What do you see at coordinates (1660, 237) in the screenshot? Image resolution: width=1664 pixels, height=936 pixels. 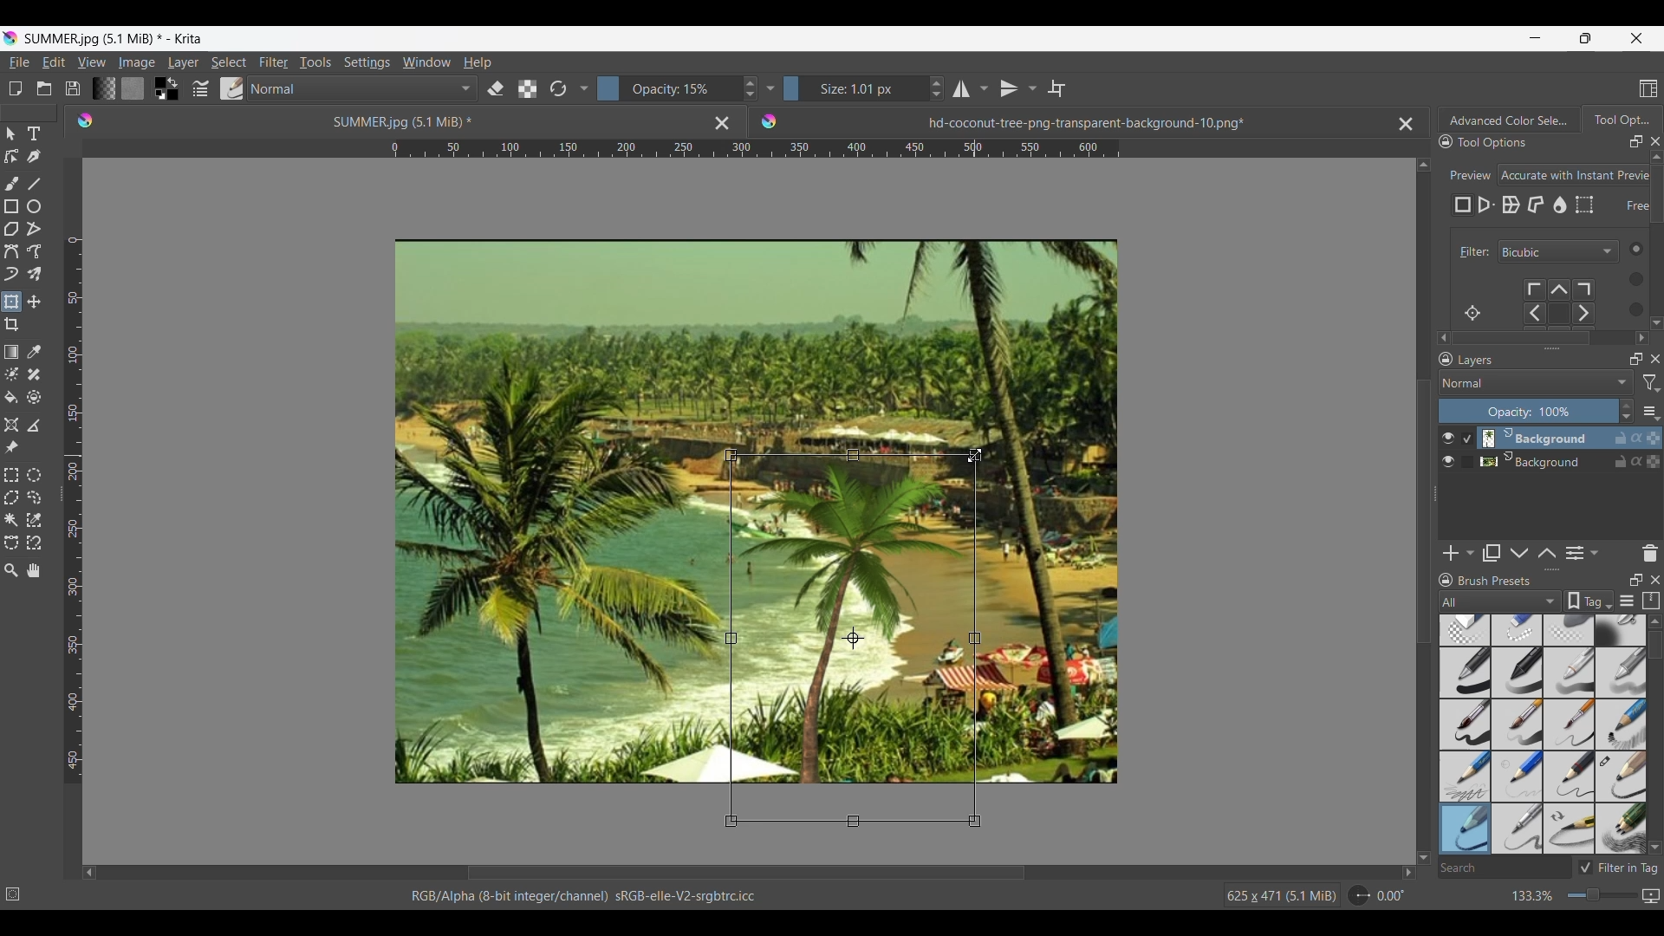 I see `Vertical slide bar of Tool Options panel` at bounding box center [1660, 237].